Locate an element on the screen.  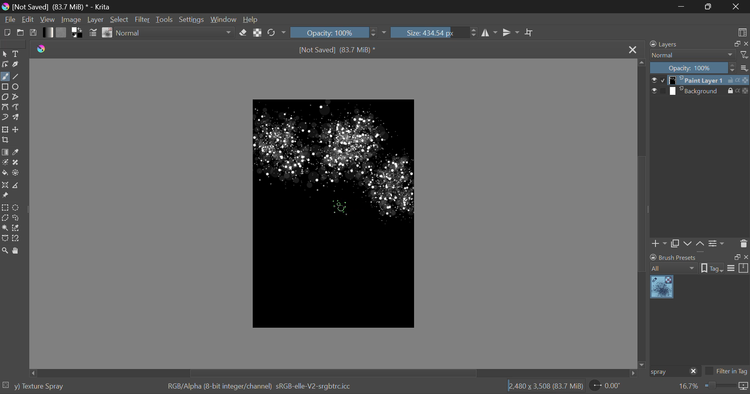
Polygon Selection is located at coordinates (5, 217).